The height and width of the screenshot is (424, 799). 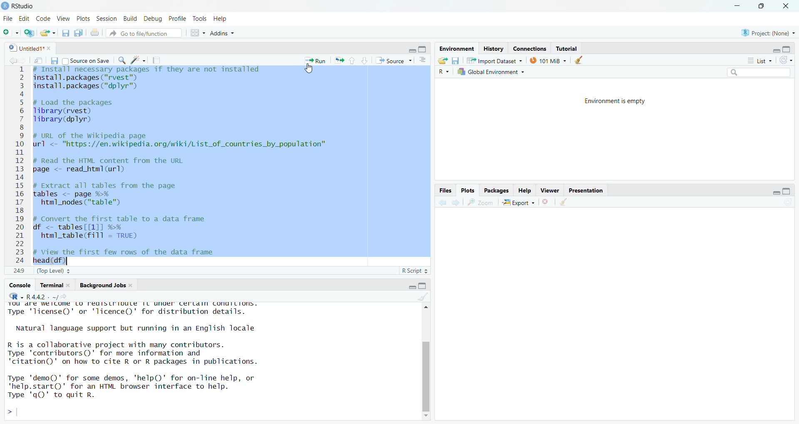 What do you see at coordinates (422, 286) in the screenshot?
I see `Maximize` at bounding box center [422, 286].